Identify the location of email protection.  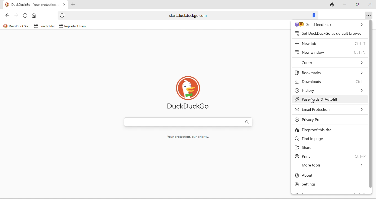
(330, 110).